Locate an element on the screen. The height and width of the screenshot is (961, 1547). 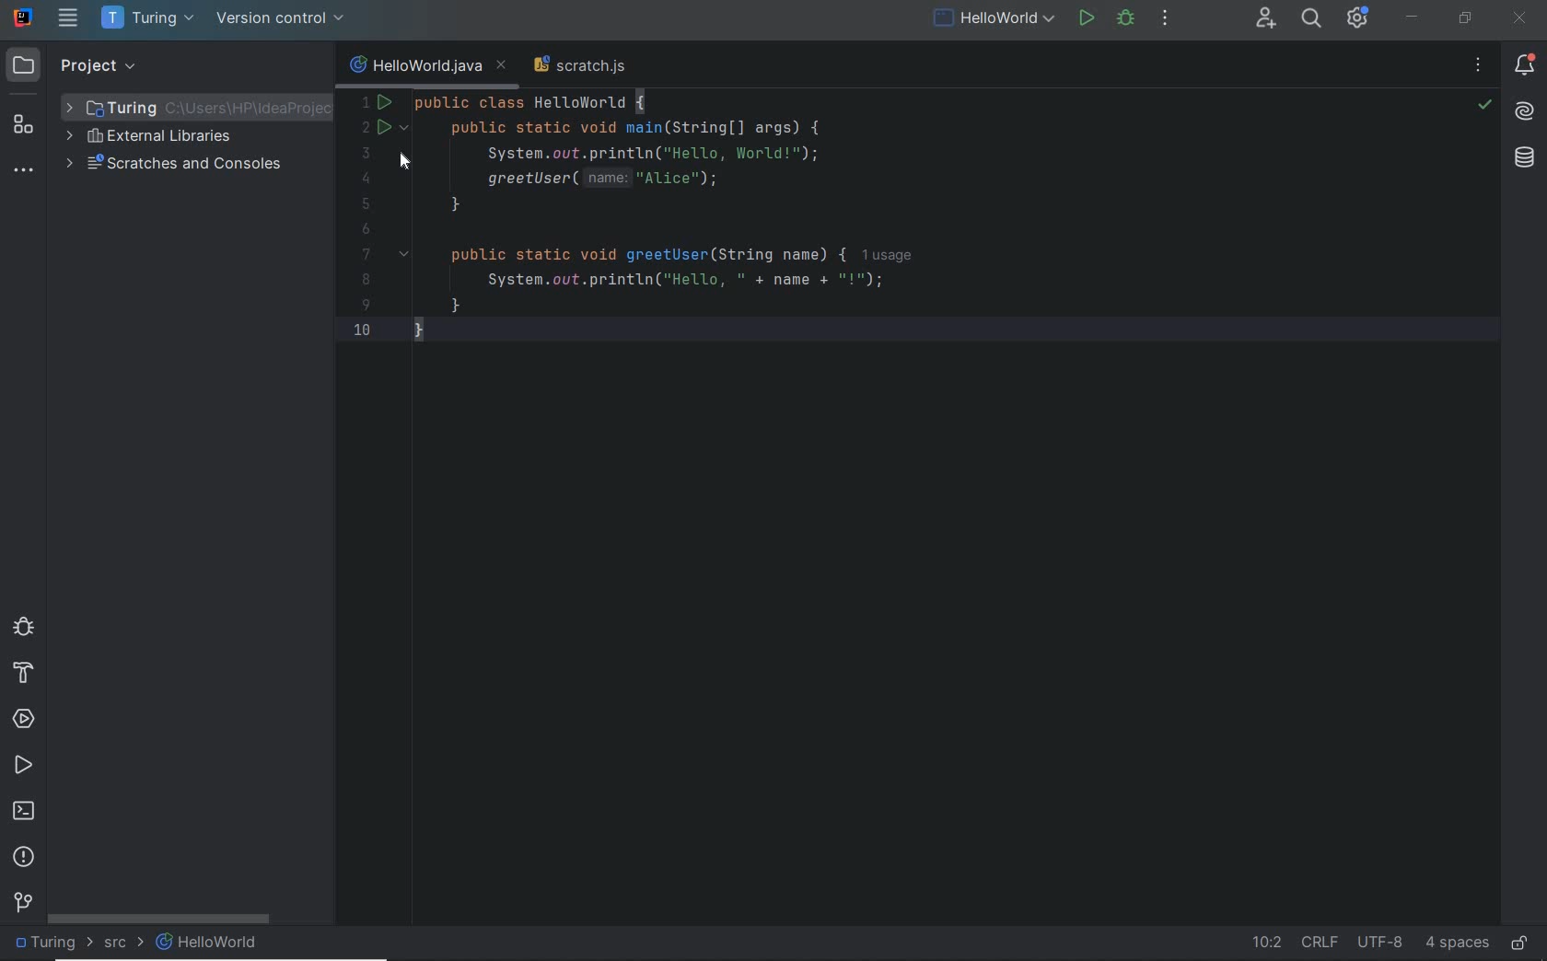
debug is located at coordinates (24, 630).